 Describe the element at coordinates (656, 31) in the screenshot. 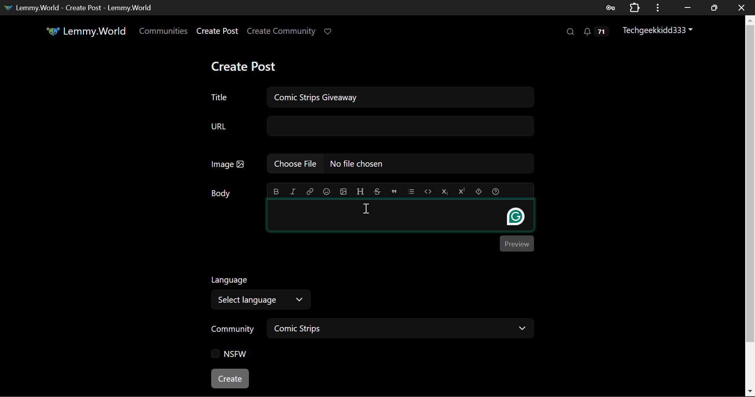

I see `Techgeekkidd333` at that location.